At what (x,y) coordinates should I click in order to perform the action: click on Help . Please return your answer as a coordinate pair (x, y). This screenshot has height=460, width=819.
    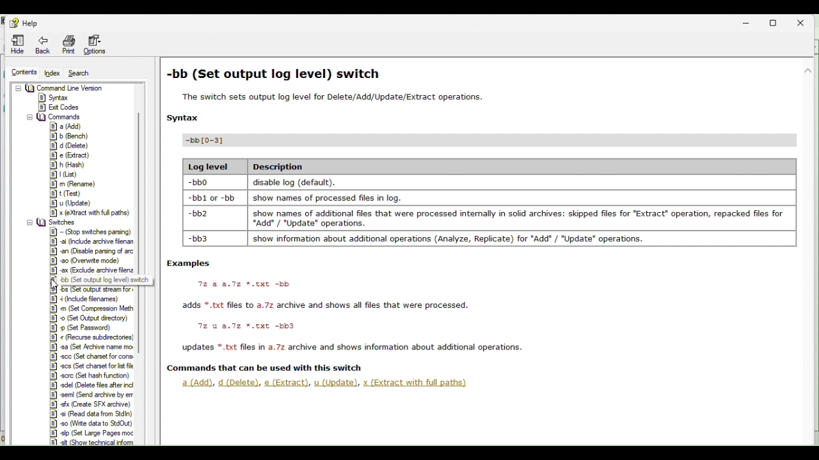
    Looking at the image, I should click on (22, 20).